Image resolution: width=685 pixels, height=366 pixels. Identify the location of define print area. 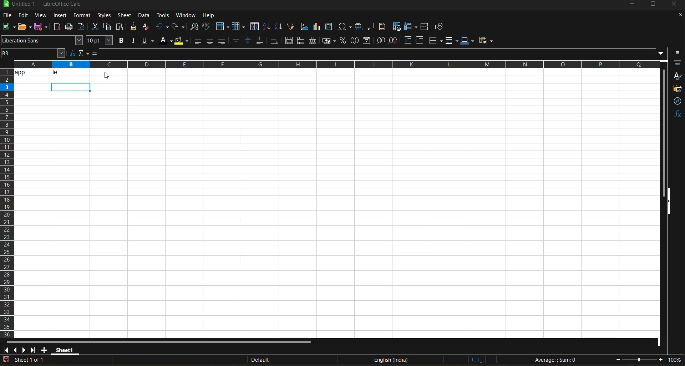
(396, 27).